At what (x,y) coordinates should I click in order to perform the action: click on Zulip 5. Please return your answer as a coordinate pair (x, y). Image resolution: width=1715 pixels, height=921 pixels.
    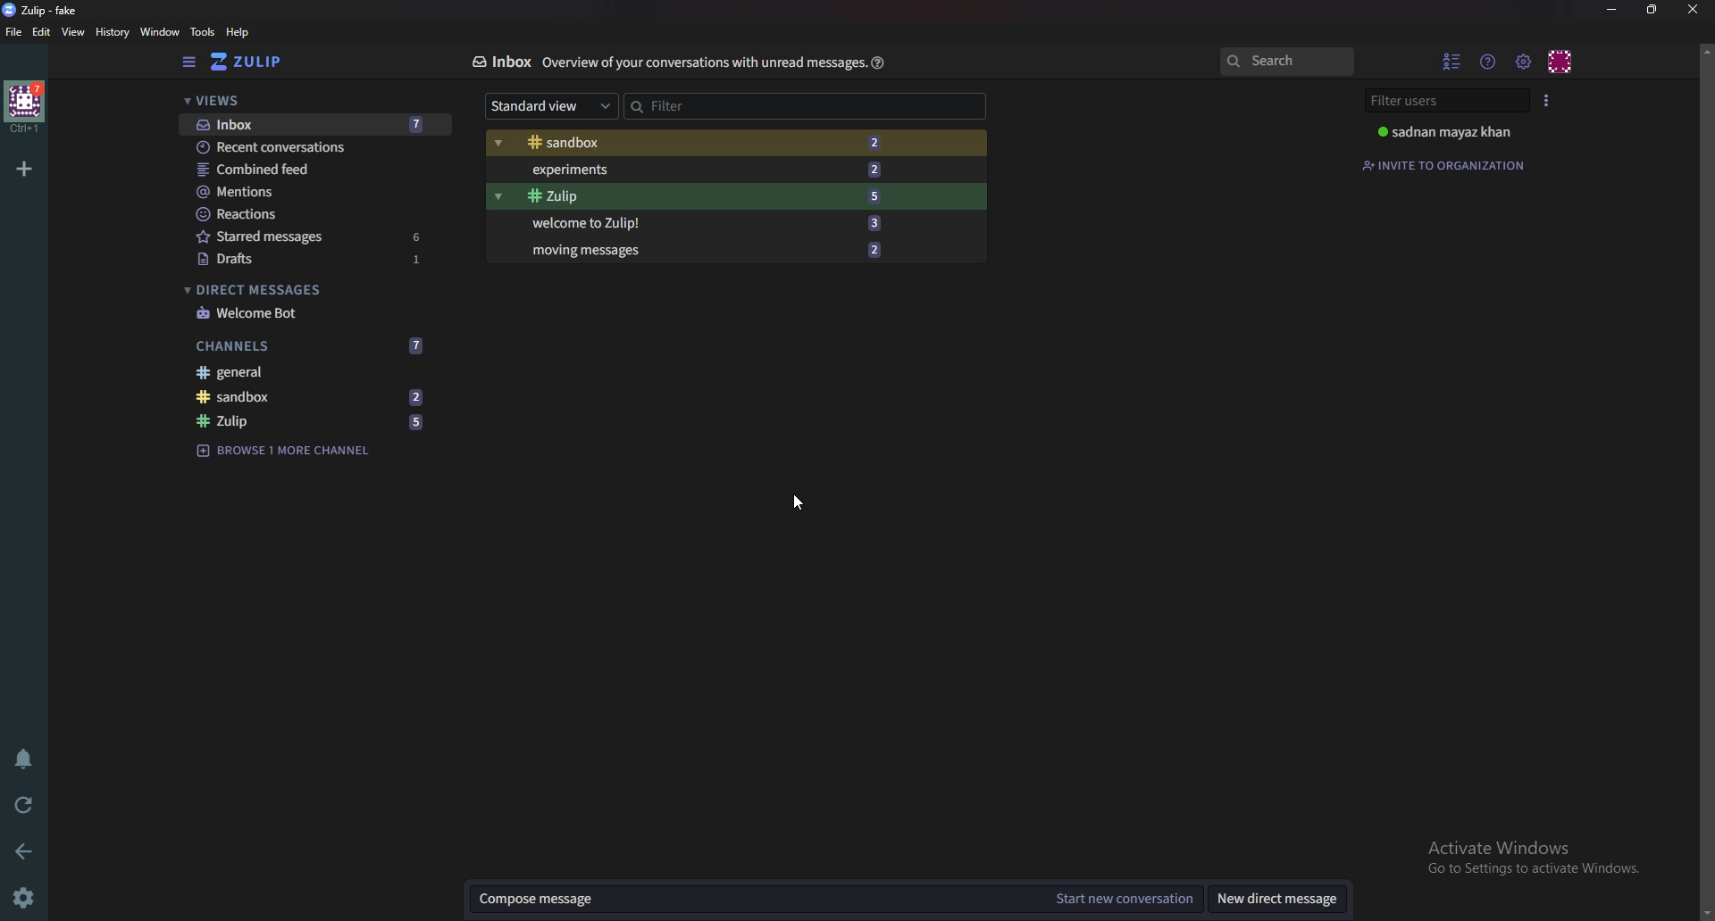
    Looking at the image, I should click on (315, 419).